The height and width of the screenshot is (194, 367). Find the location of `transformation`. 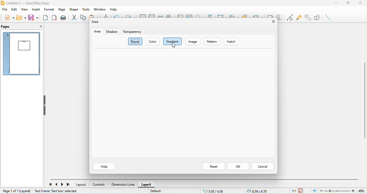

transformation is located at coordinates (221, 15).